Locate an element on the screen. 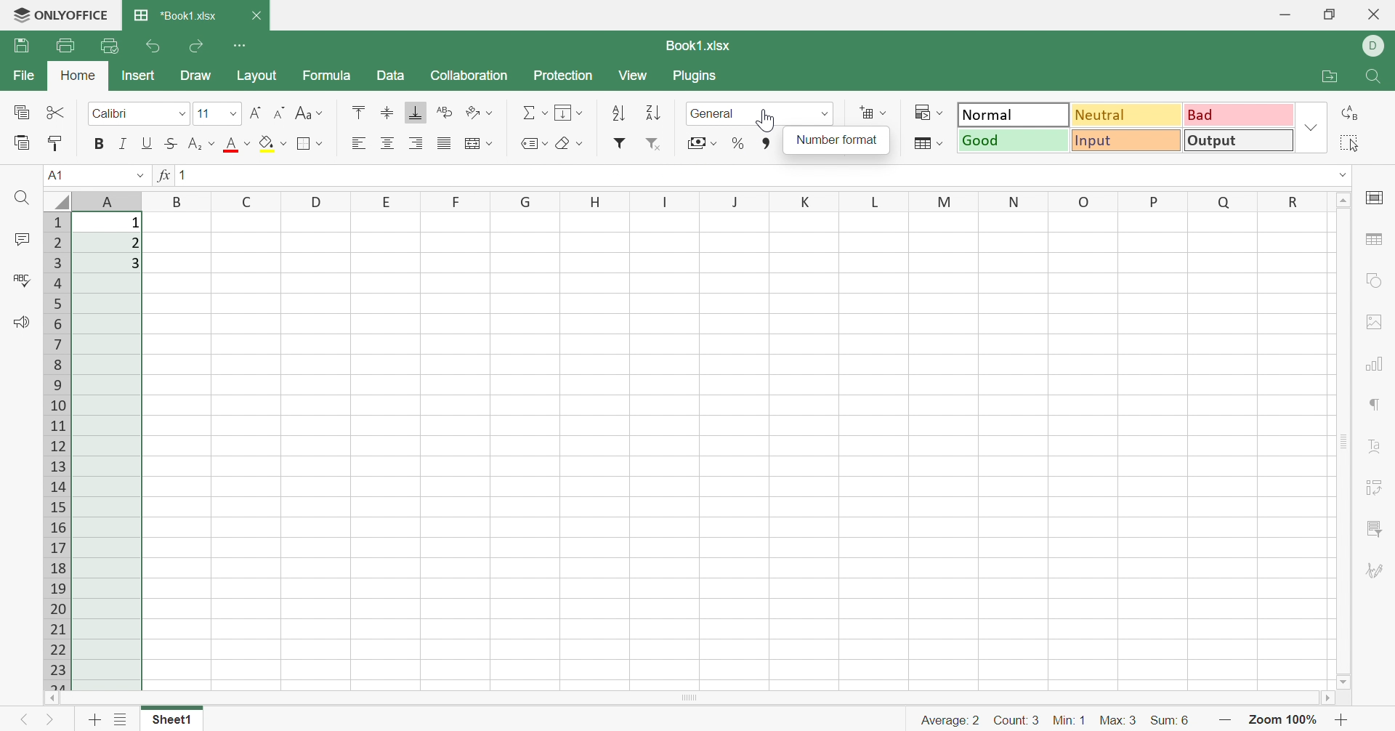 The image size is (1395, 731). Next is located at coordinates (50, 720).